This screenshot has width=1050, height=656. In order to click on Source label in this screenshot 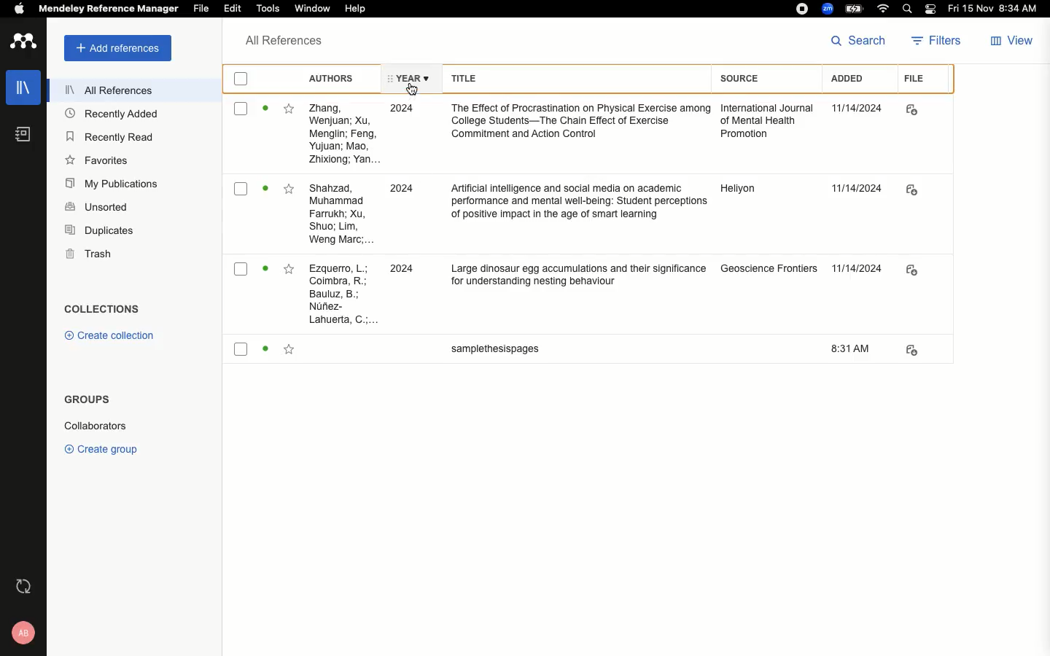, I will do `click(757, 78)`.